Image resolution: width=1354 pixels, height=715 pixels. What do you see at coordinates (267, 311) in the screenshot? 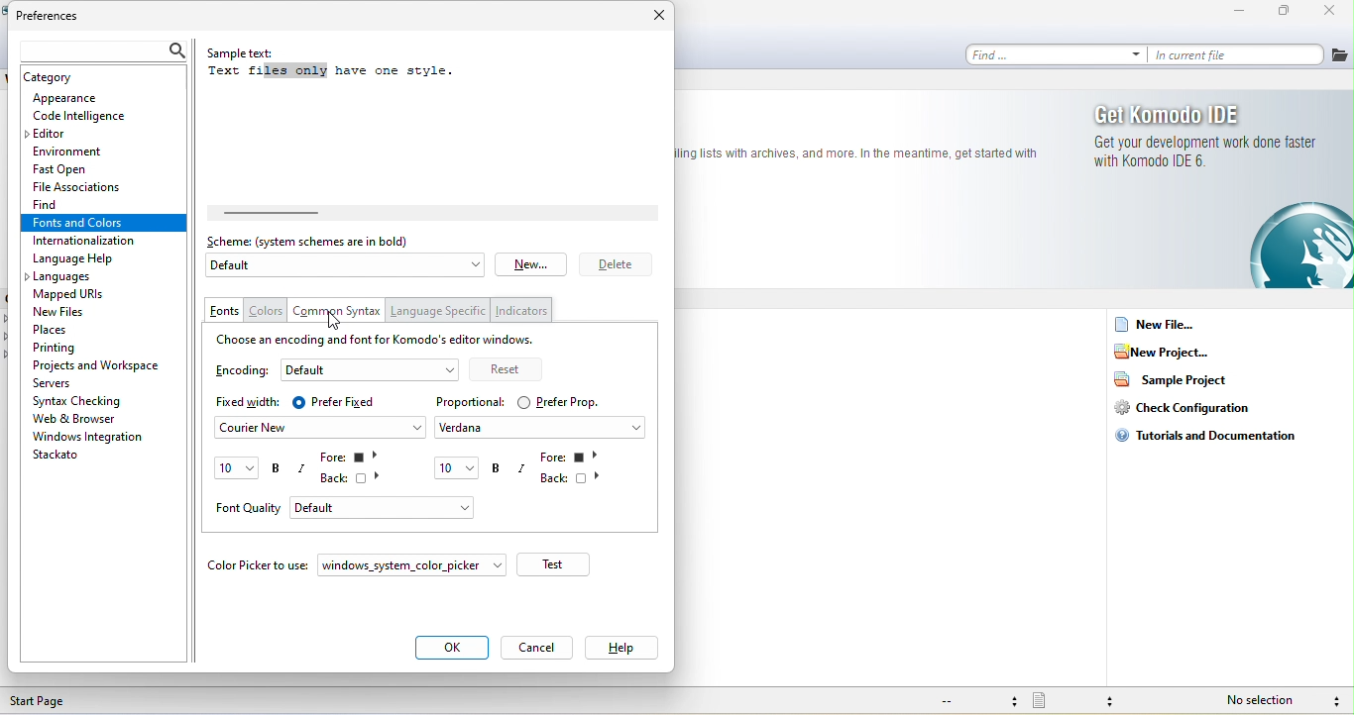
I see `colors` at bounding box center [267, 311].